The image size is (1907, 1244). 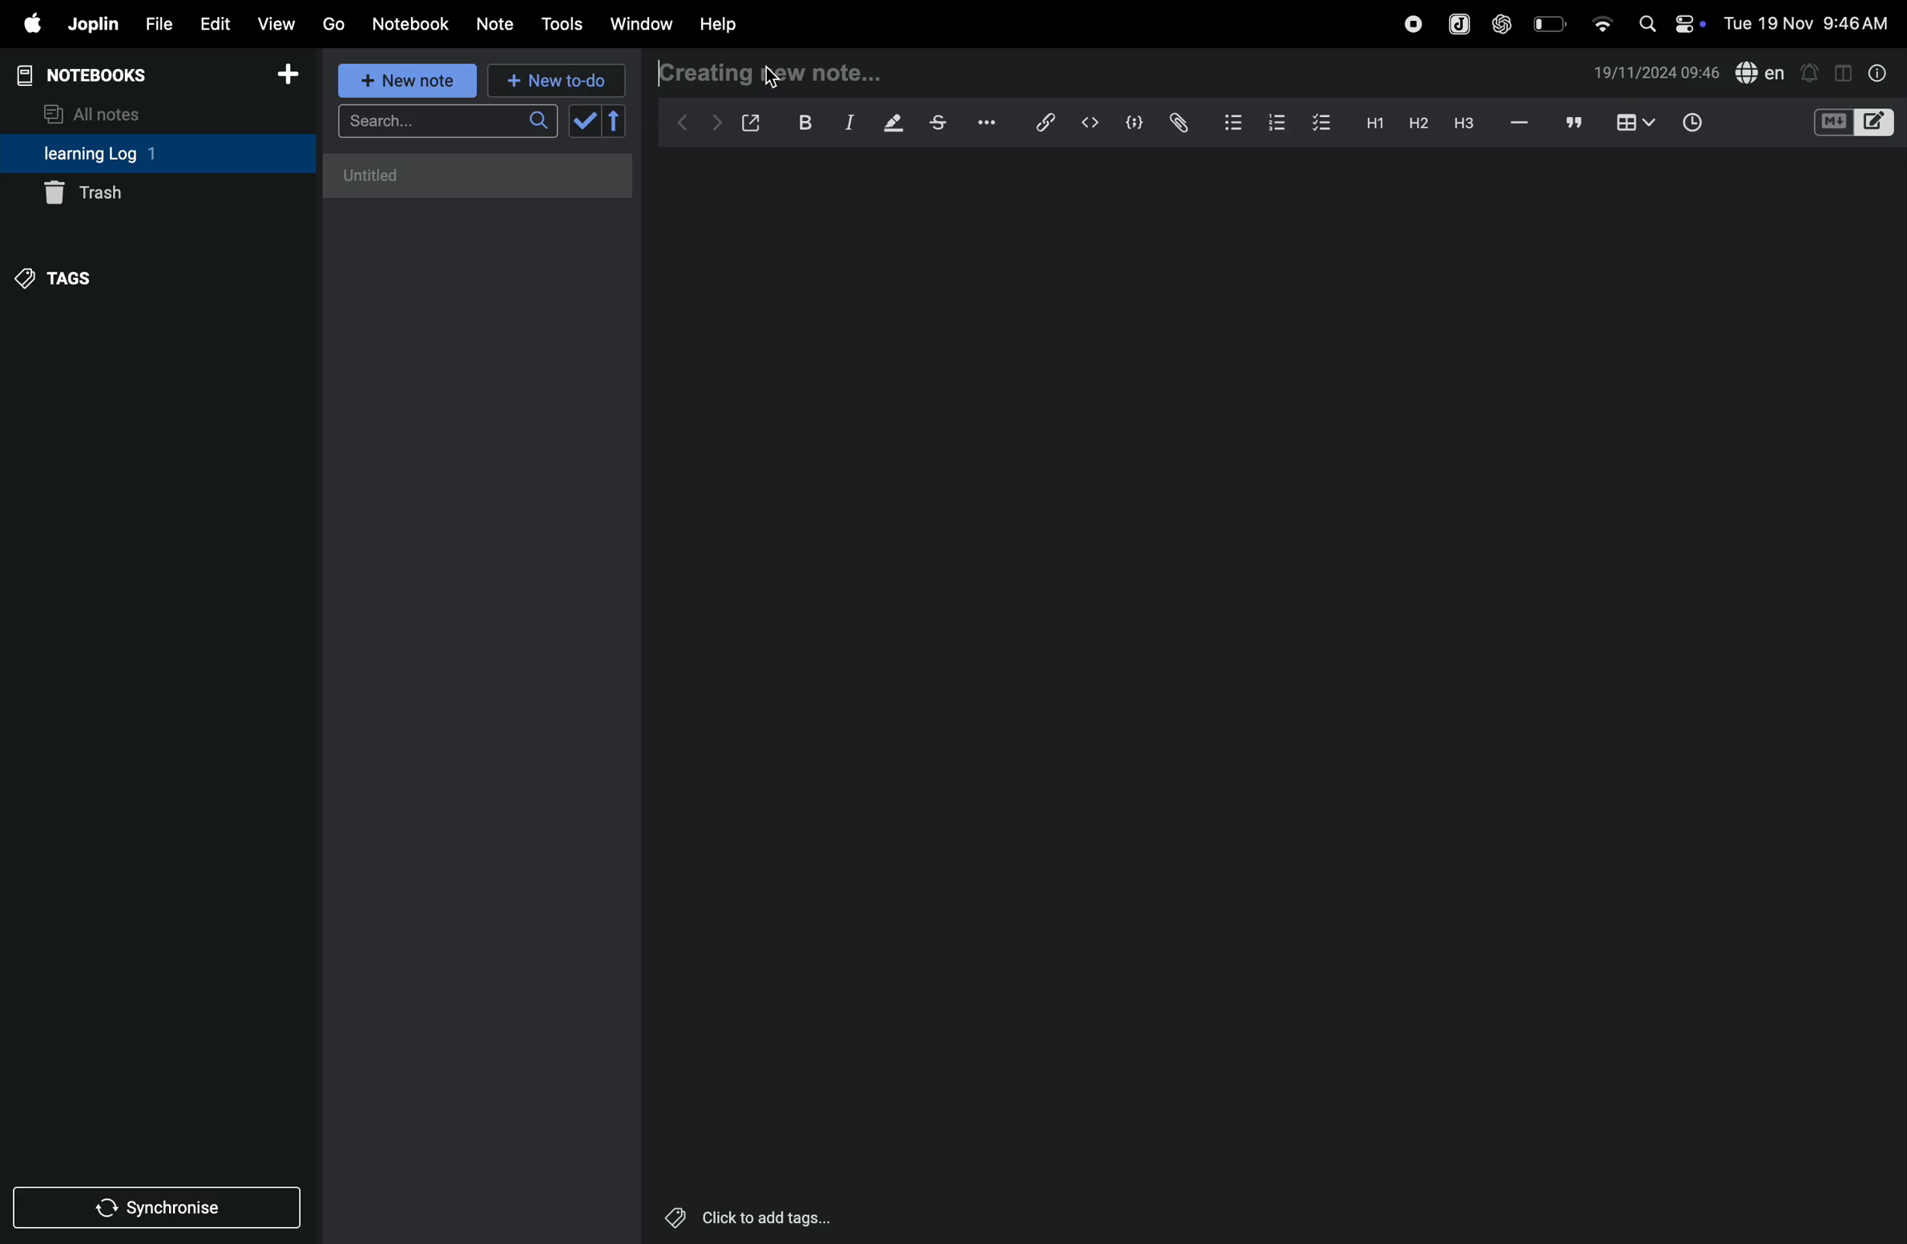 I want to click on search, so click(x=447, y=126).